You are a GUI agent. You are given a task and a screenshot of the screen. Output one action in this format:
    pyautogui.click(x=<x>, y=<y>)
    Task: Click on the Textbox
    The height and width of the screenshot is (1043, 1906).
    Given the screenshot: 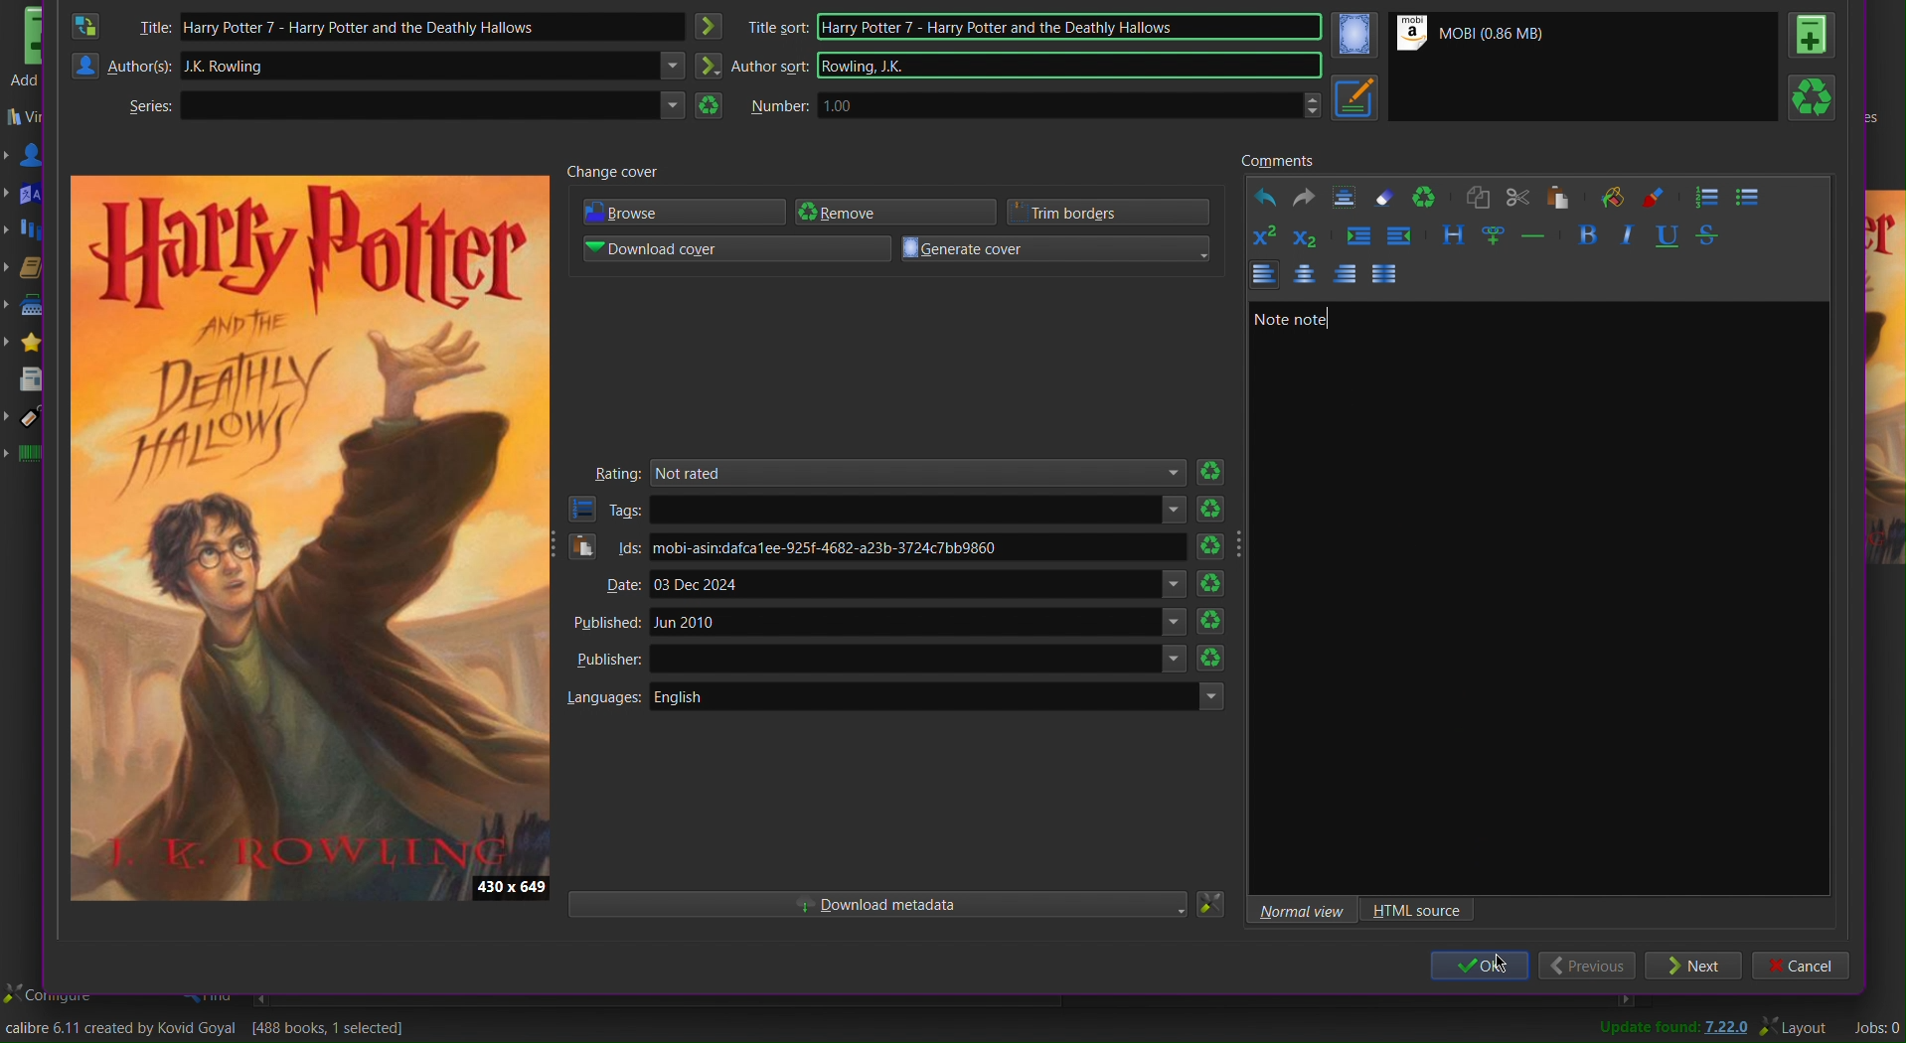 What is the action you would take?
    pyautogui.click(x=1538, y=610)
    